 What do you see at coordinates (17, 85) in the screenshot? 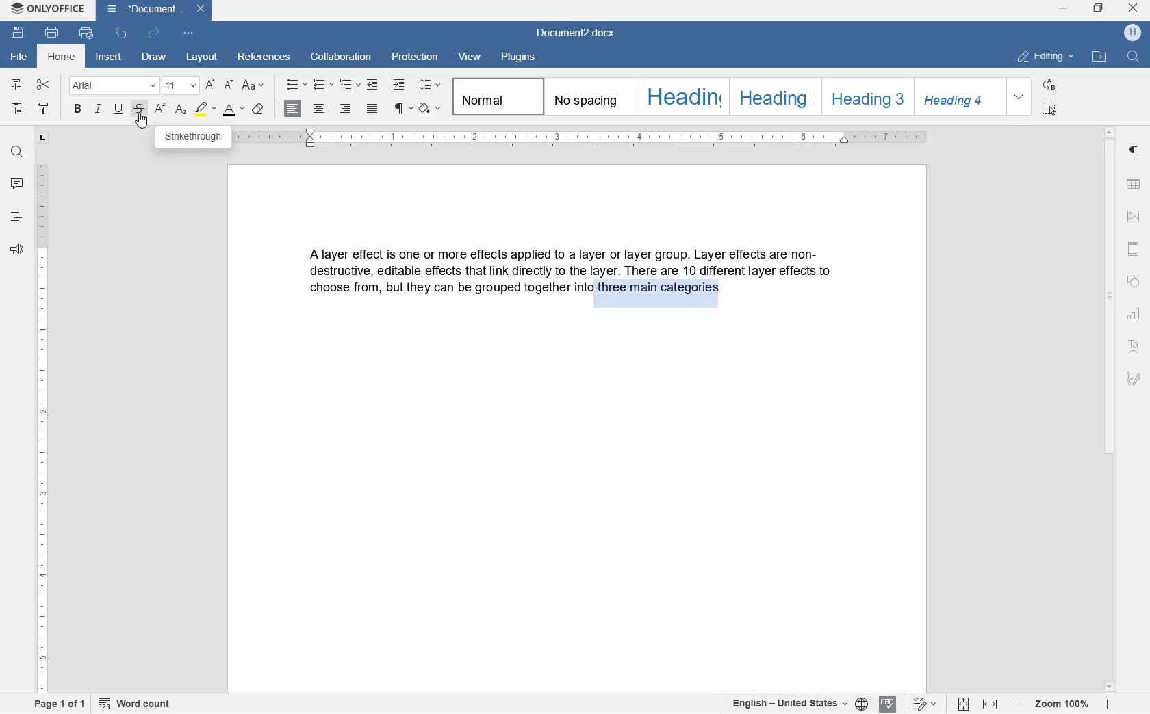
I see `copy` at bounding box center [17, 85].